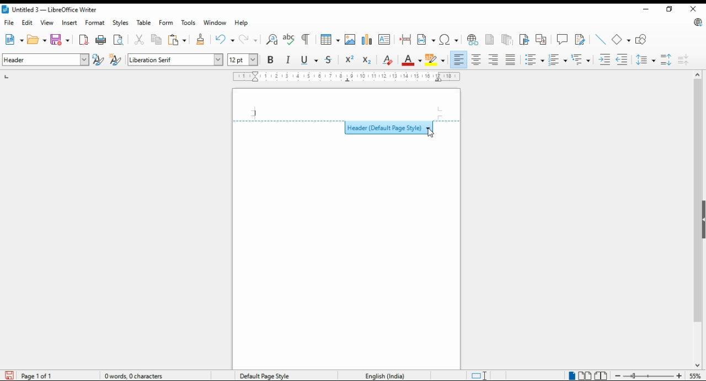  Describe the element at coordinates (69, 23) in the screenshot. I see `insert` at that location.